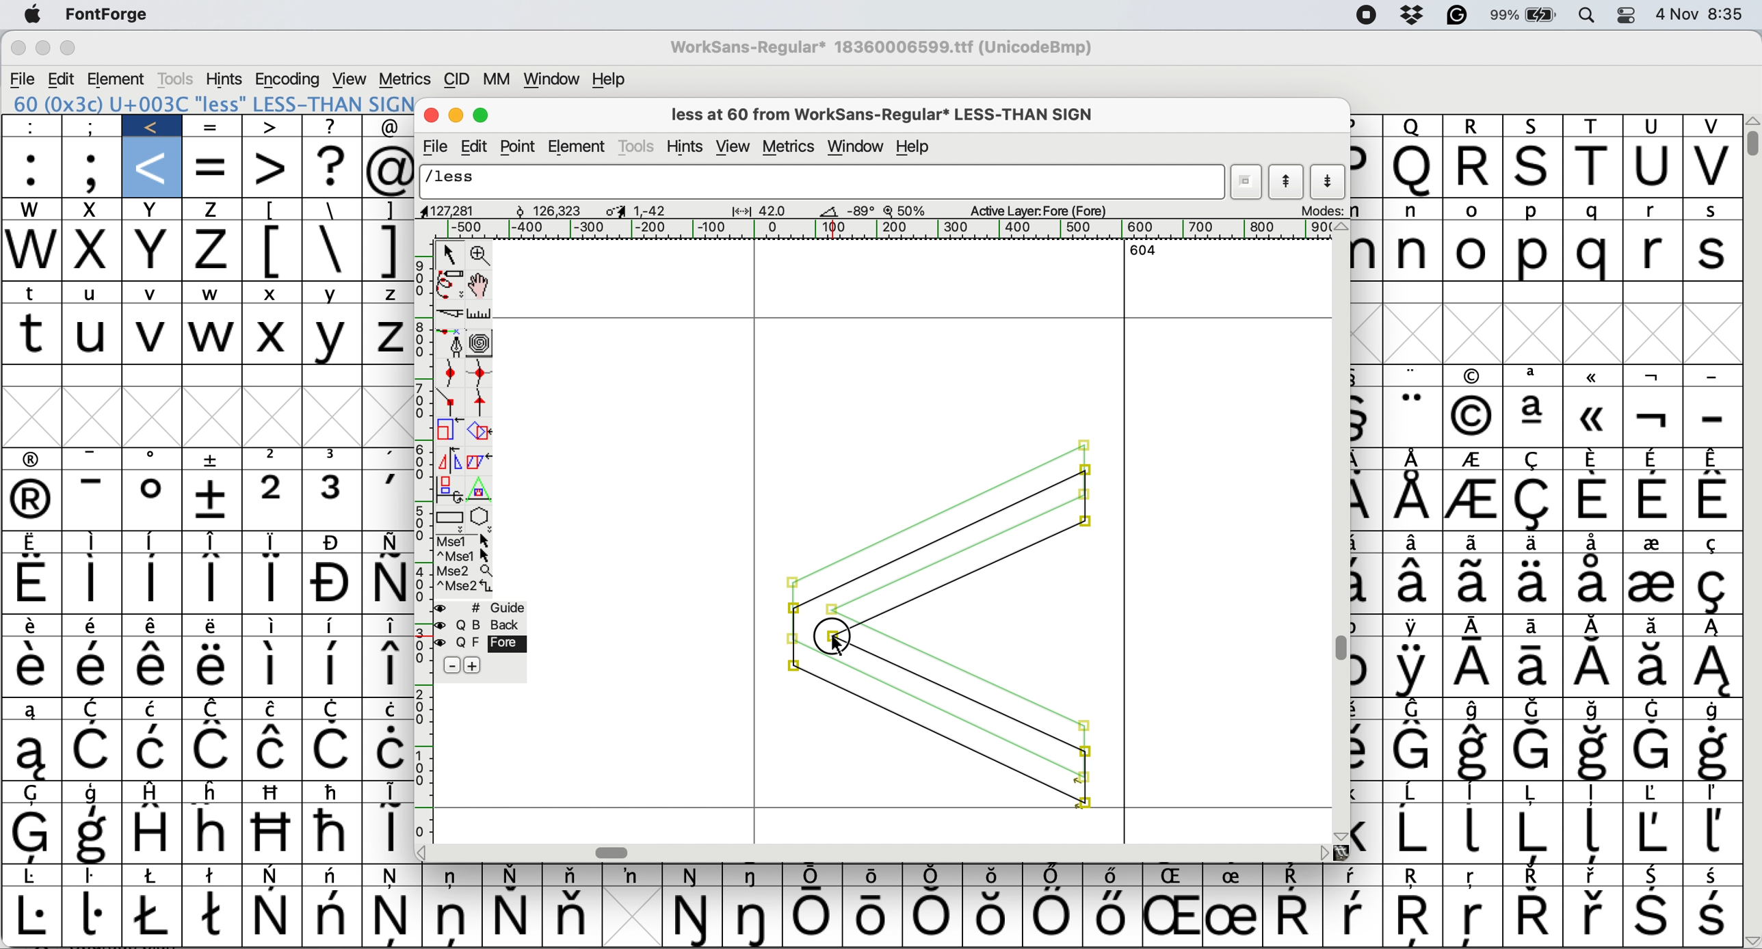 This screenshot has width=1762, height=949. What do you see at coordinates (1294, 877) in the screenshot?
I see `Symbol` at bounding box center [1294, 877].